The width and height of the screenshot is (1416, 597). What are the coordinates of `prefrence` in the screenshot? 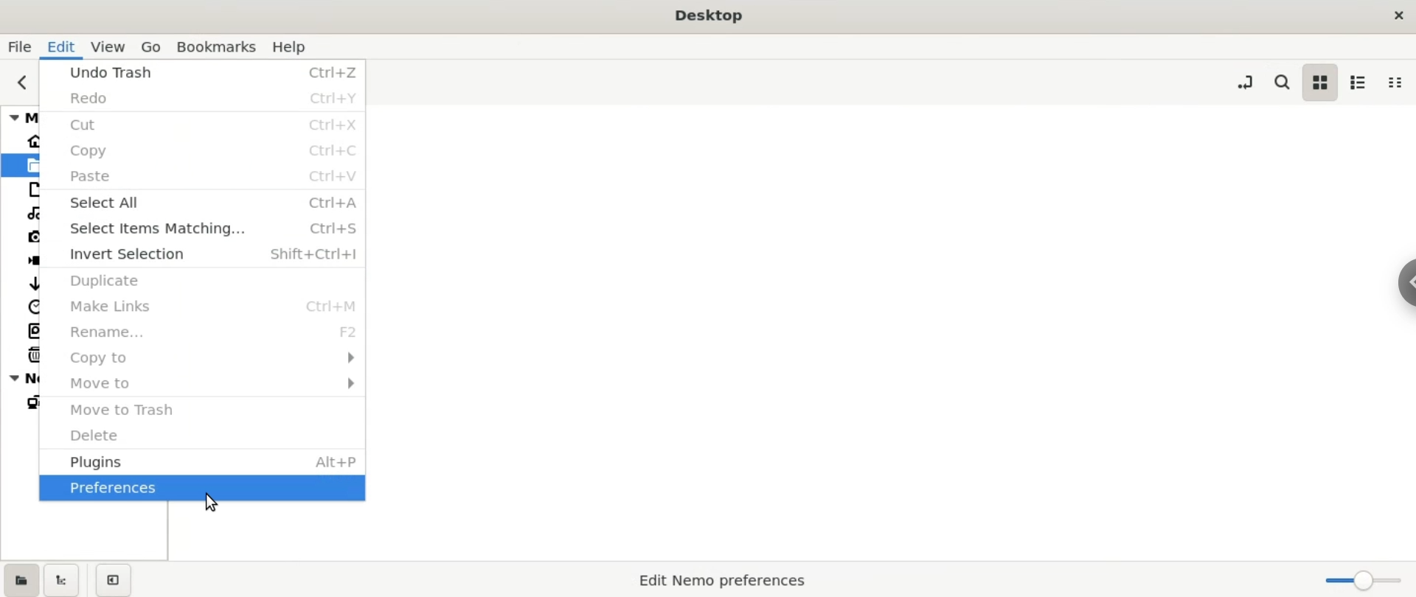 It's located at (201, 491).